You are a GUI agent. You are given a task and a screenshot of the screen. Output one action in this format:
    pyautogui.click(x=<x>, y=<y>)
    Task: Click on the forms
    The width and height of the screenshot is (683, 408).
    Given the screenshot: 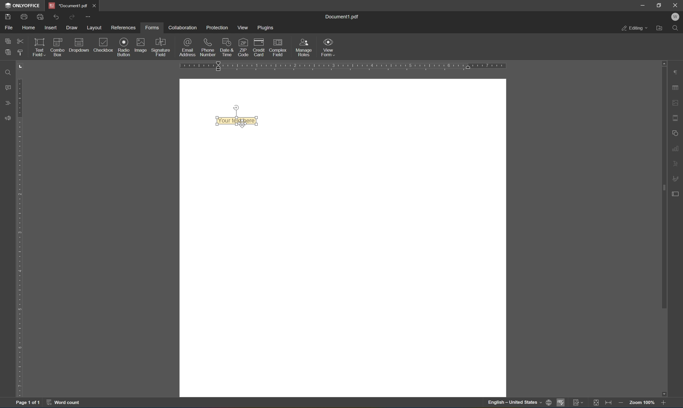 What is the action you would take?
    pyautogui.click(x=151, y=28)
    